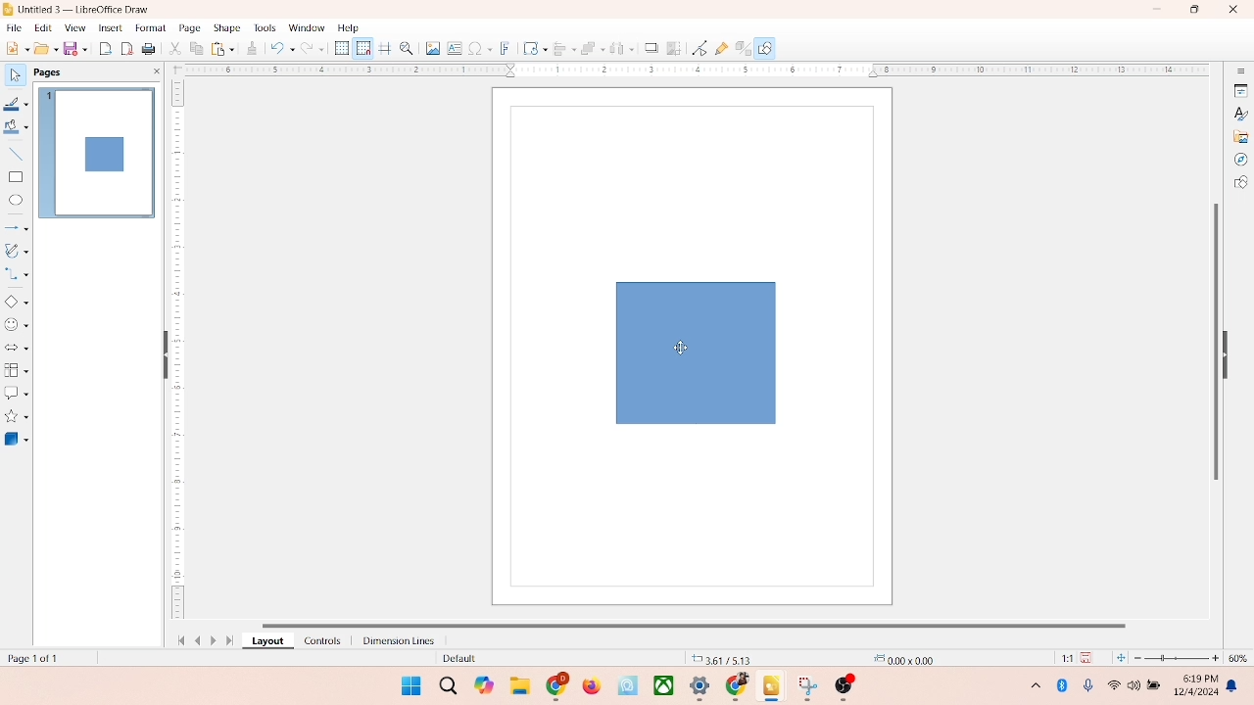 The height and width of the screenshot is (705, 1254). What do you see at coordinates (1194, 10) in the screenshot?
I see `maximize` at bounding box center [1194, 10].